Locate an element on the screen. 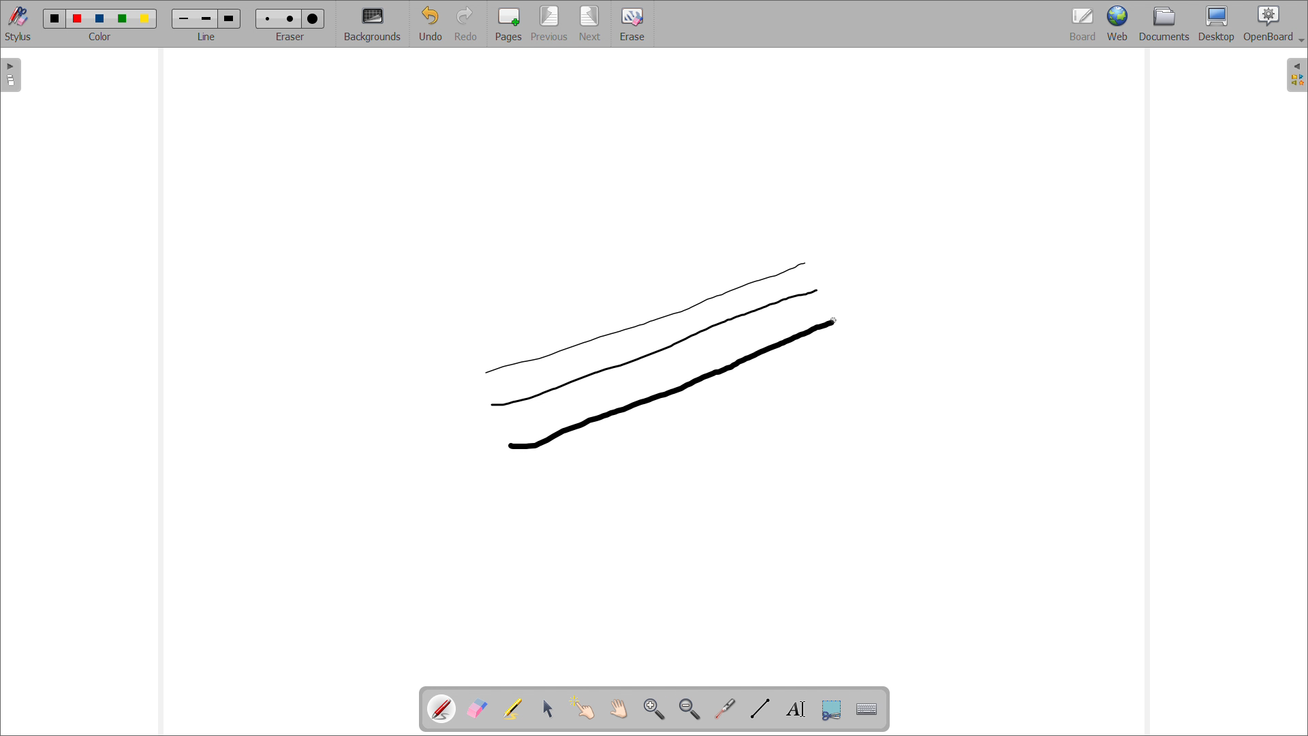 This screenshot has width=1308, height=736. zoom out is located at coordinates (690, 709).